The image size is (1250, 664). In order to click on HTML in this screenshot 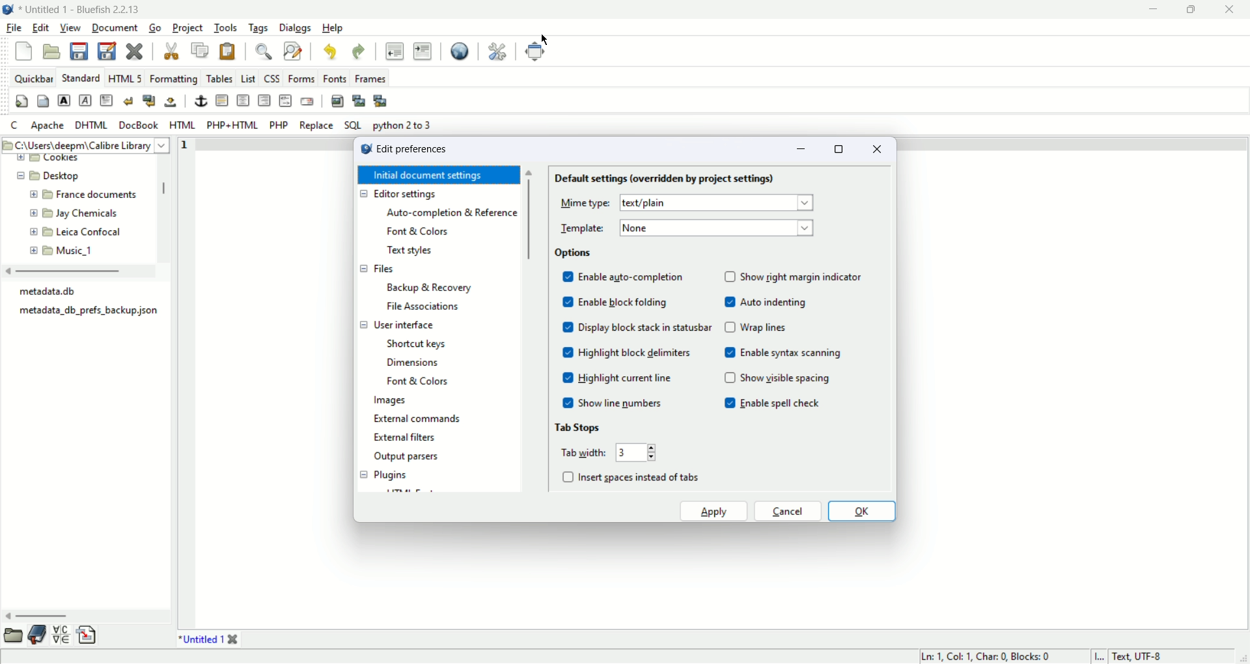, I will do `click(182, 126)`.